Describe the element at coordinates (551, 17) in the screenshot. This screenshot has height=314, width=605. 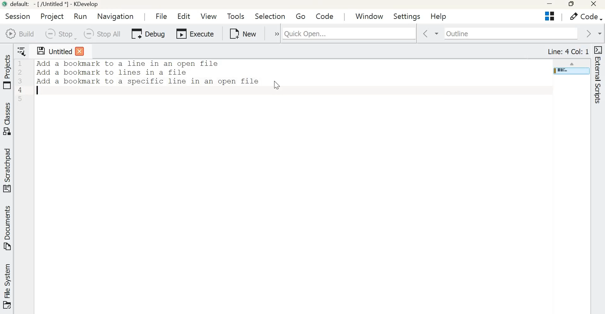
I see `Projects` at that location.